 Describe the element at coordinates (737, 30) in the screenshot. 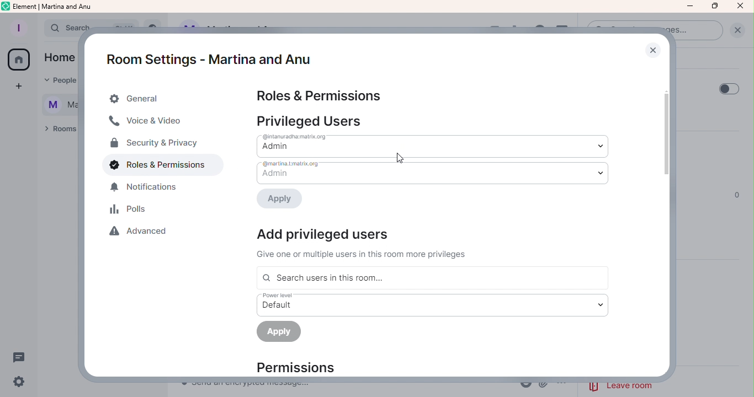

I see `Clear Search` at that location.